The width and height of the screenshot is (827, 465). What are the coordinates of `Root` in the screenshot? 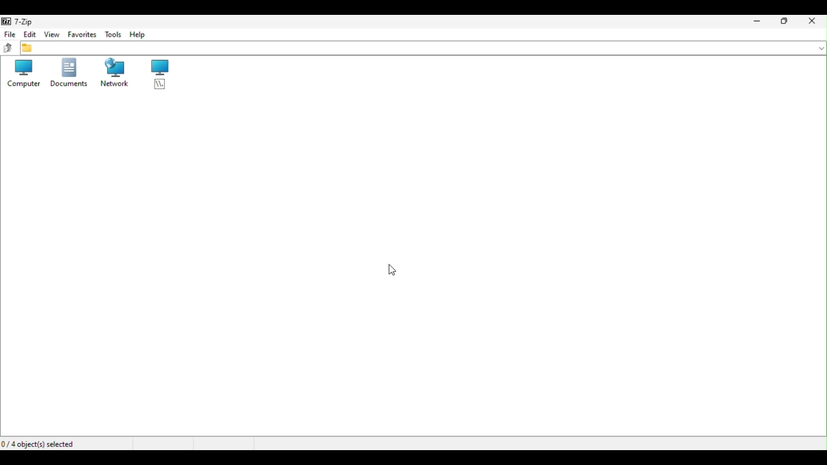 It's located at (160, 75).